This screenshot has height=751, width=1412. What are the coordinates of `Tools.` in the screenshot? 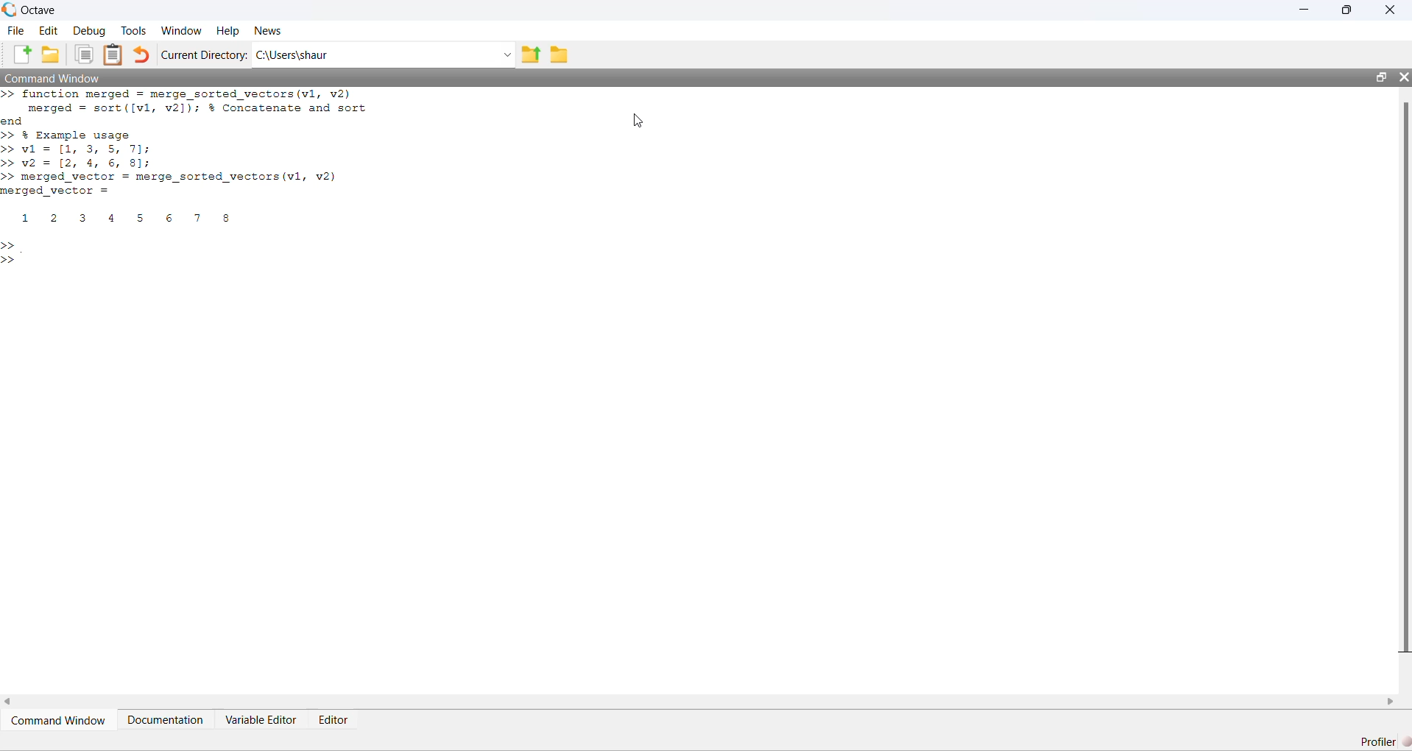 It's located at (133, 31).